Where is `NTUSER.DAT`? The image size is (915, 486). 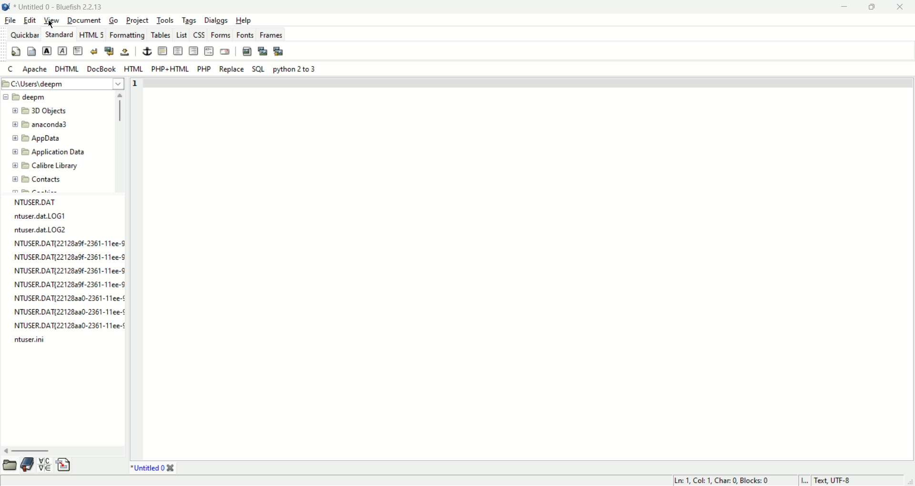
NTUSER.DAT is located at coordinates (36, 202).